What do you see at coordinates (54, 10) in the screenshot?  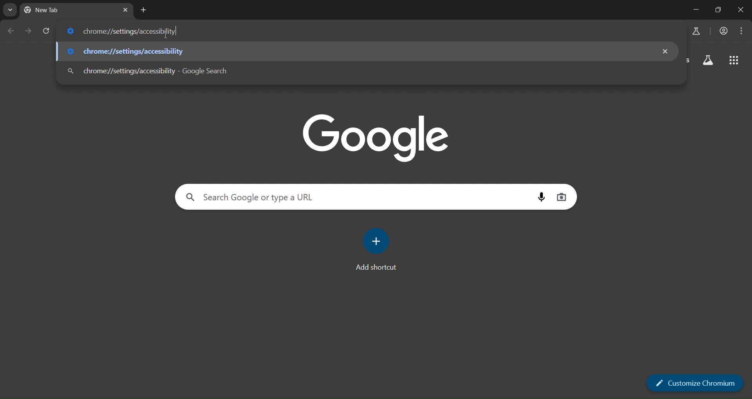 I see `New tab` at bounding box center [54, 10].